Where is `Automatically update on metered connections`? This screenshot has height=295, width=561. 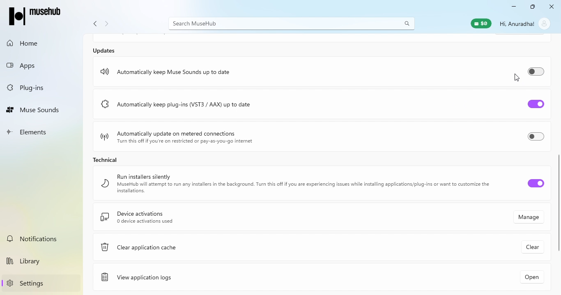
Automatically update on metered connections is located at coordinates (183, 137).